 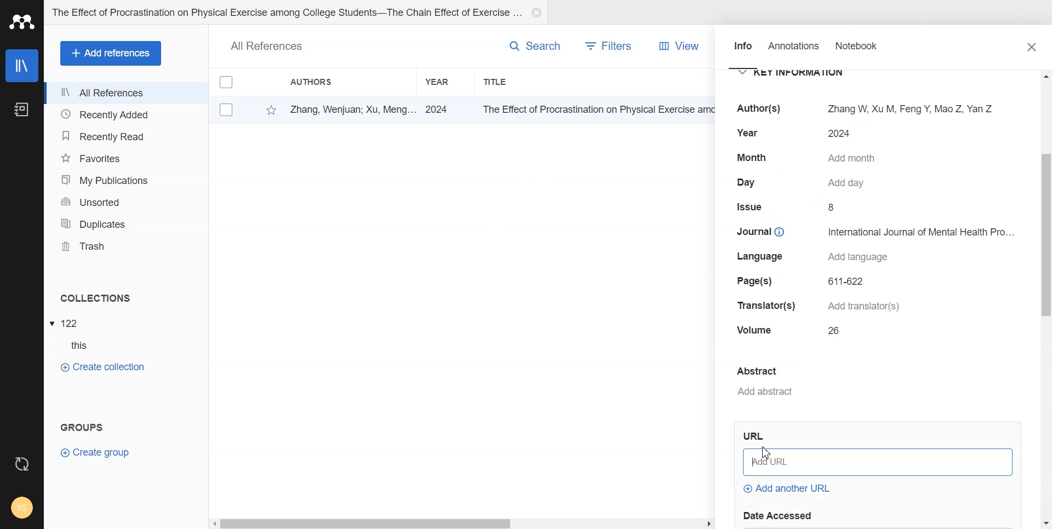 I want to click on Zhang, Wenjuan; Xu, Meng..., so click(x=350, y=108).